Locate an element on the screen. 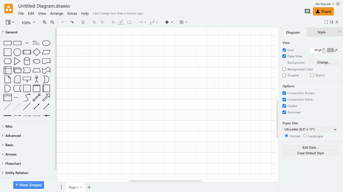  Close is located at coordinates (339, 32).